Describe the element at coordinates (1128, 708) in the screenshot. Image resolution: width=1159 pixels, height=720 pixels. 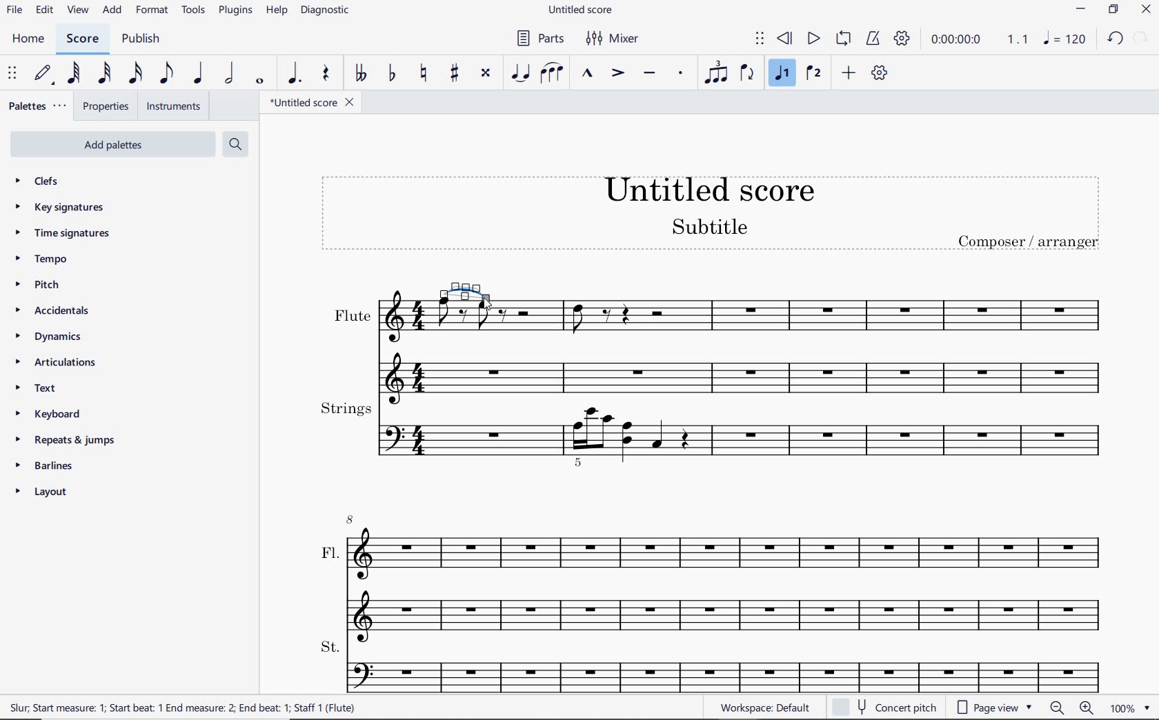
I see `zoom factor` at that location.